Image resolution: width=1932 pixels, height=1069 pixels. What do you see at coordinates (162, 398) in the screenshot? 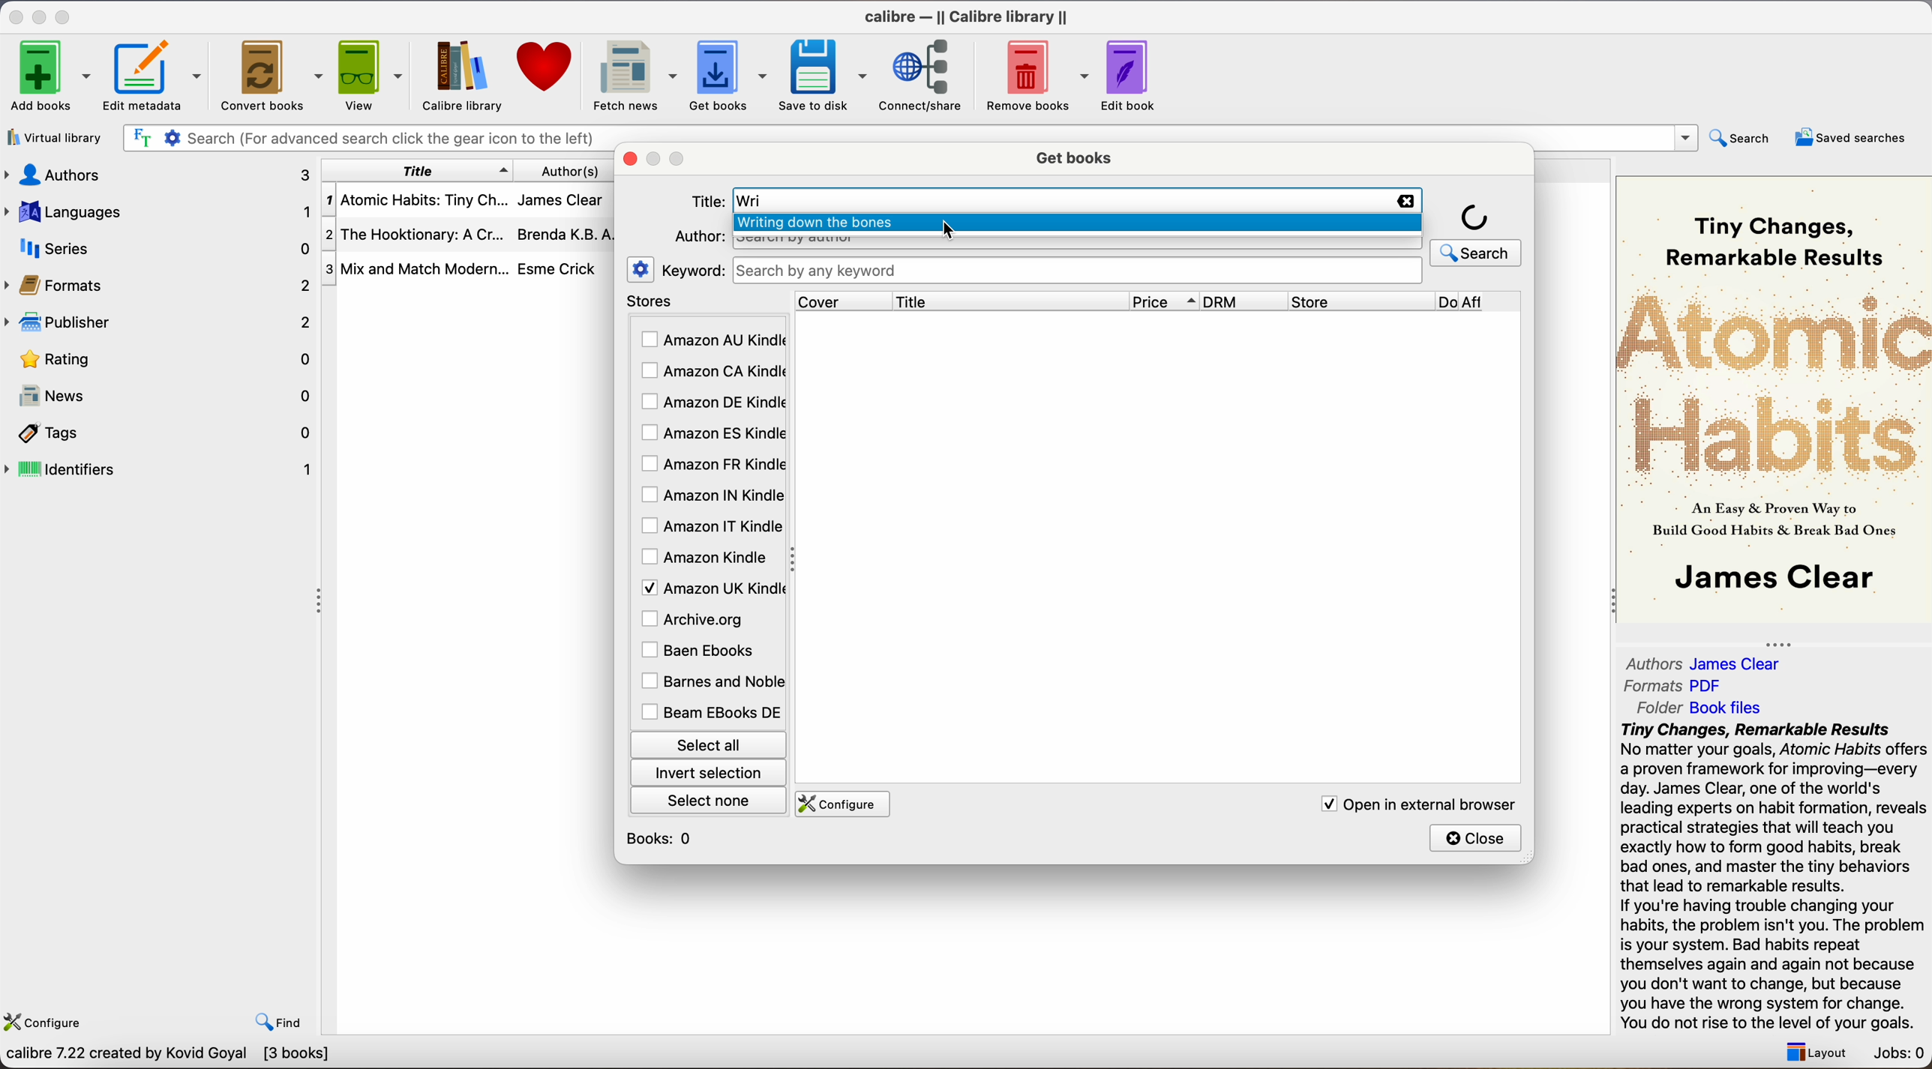
I see `news` at bounding box center [162, 398].